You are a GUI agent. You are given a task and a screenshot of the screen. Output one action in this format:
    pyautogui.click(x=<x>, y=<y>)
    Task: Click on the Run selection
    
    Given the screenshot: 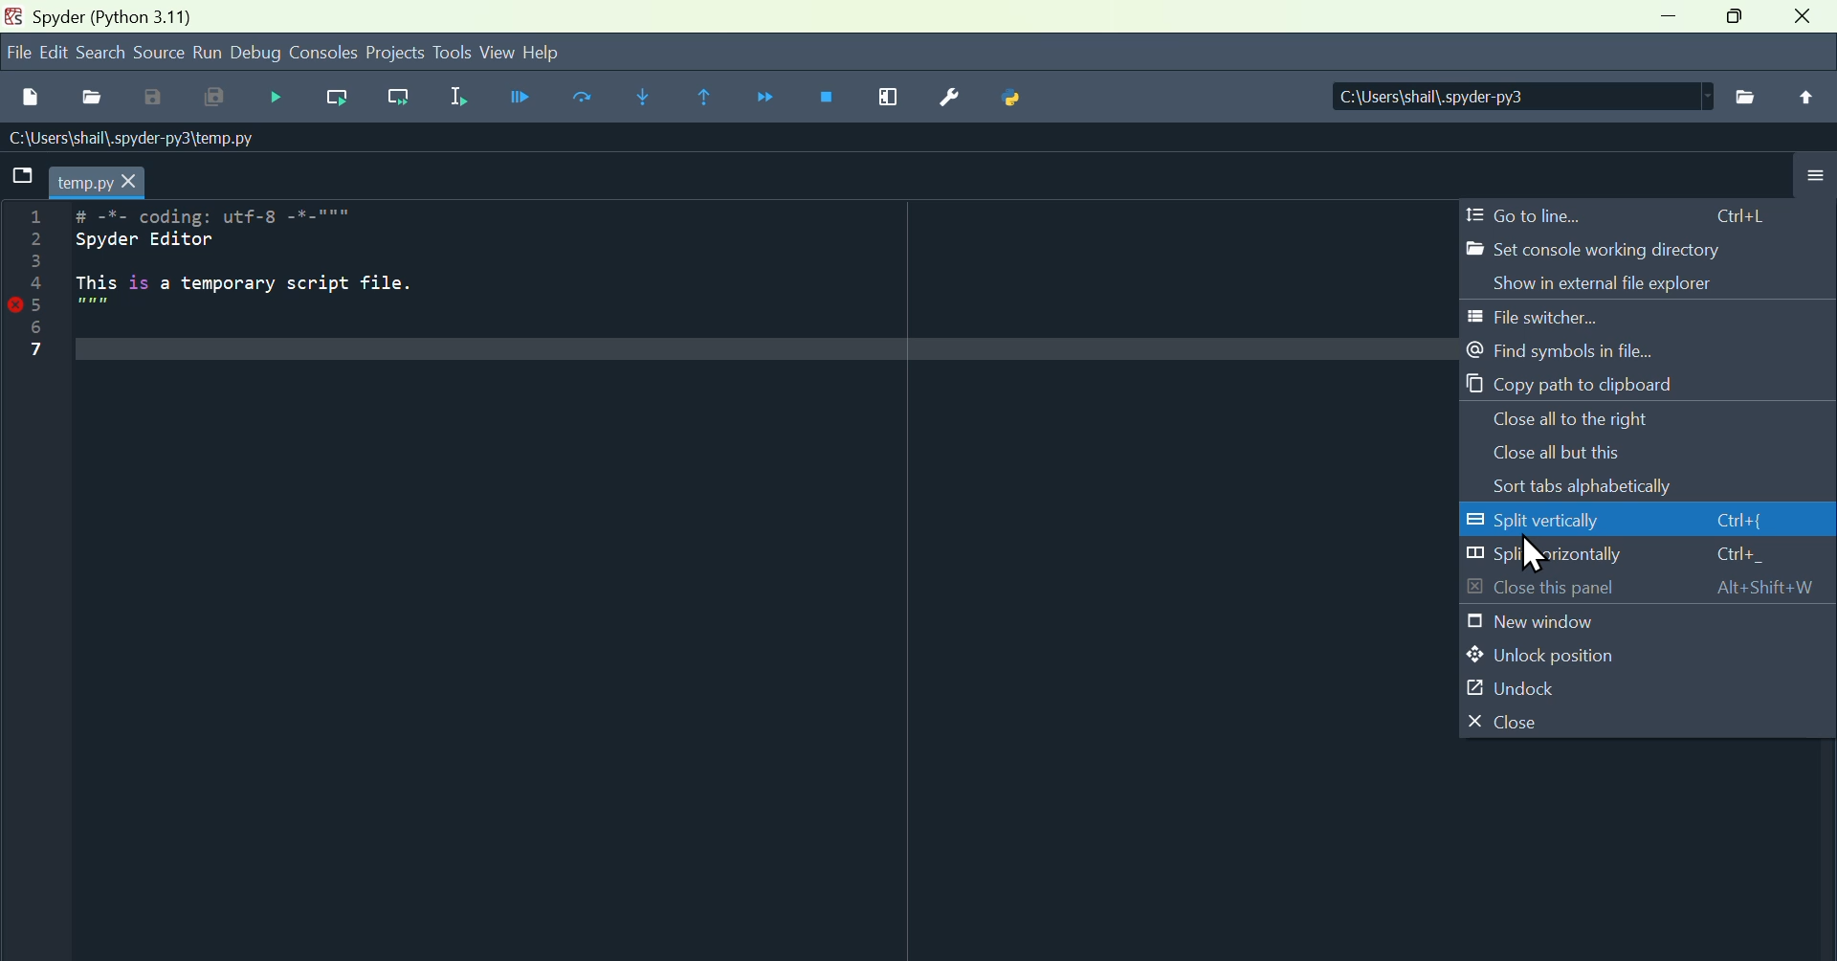 What is the action you would take?
    pyautogui.click(x=454, y=101)
    